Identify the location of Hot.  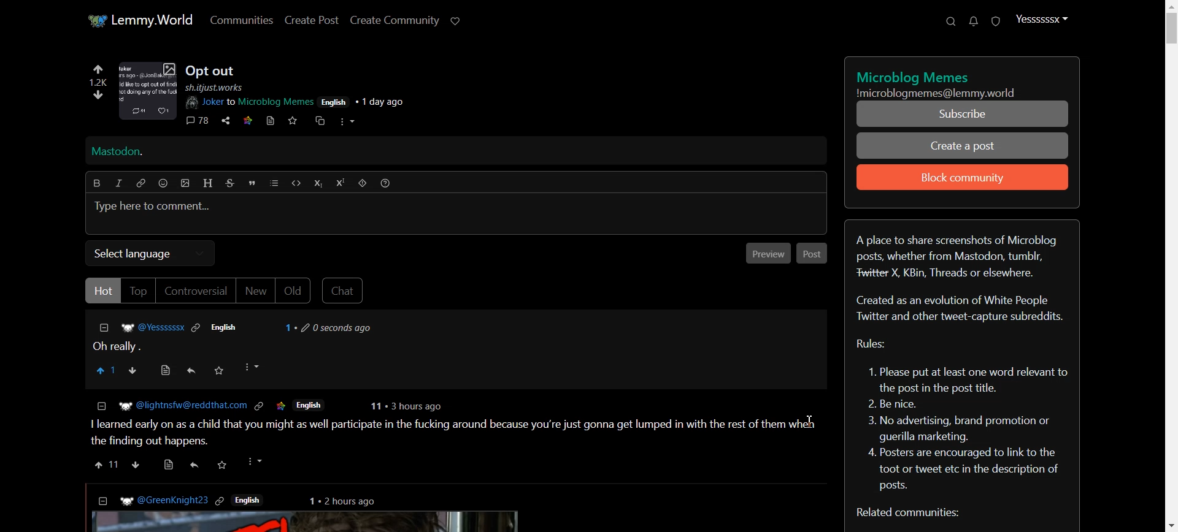
(102, 289).